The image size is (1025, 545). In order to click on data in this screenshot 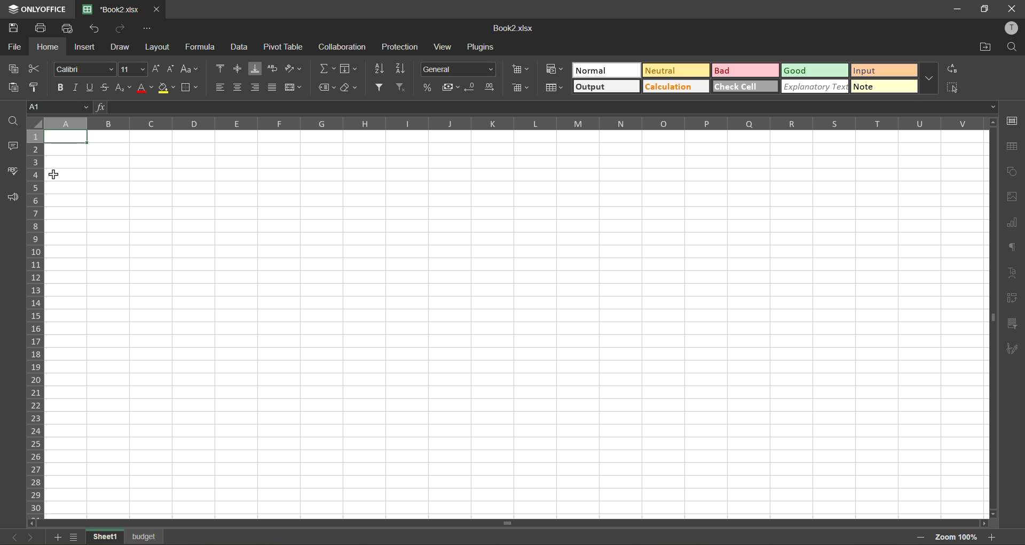, I will do `click(239, 49)`.